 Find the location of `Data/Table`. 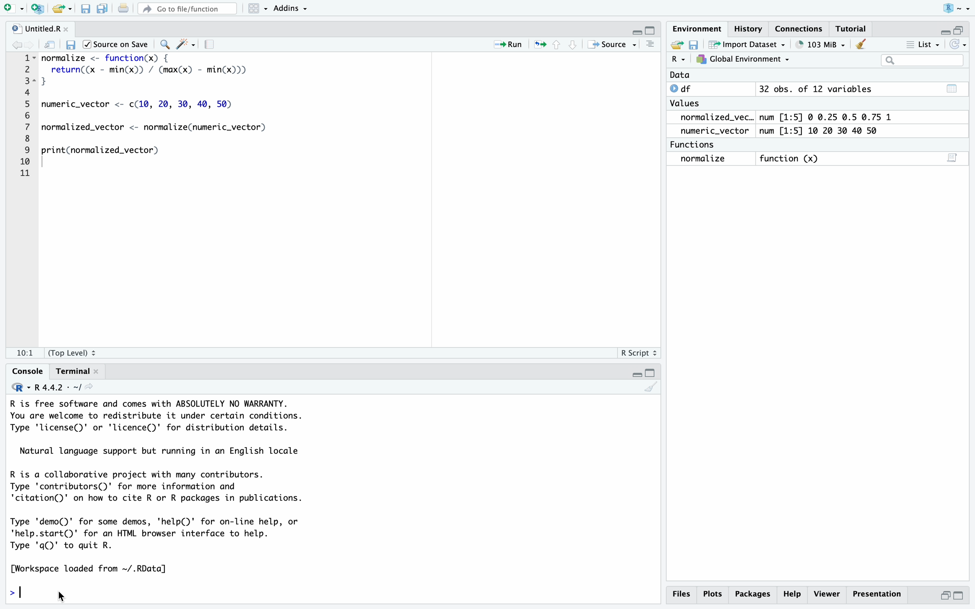

Data/Table is located at coordinates (950, 87).